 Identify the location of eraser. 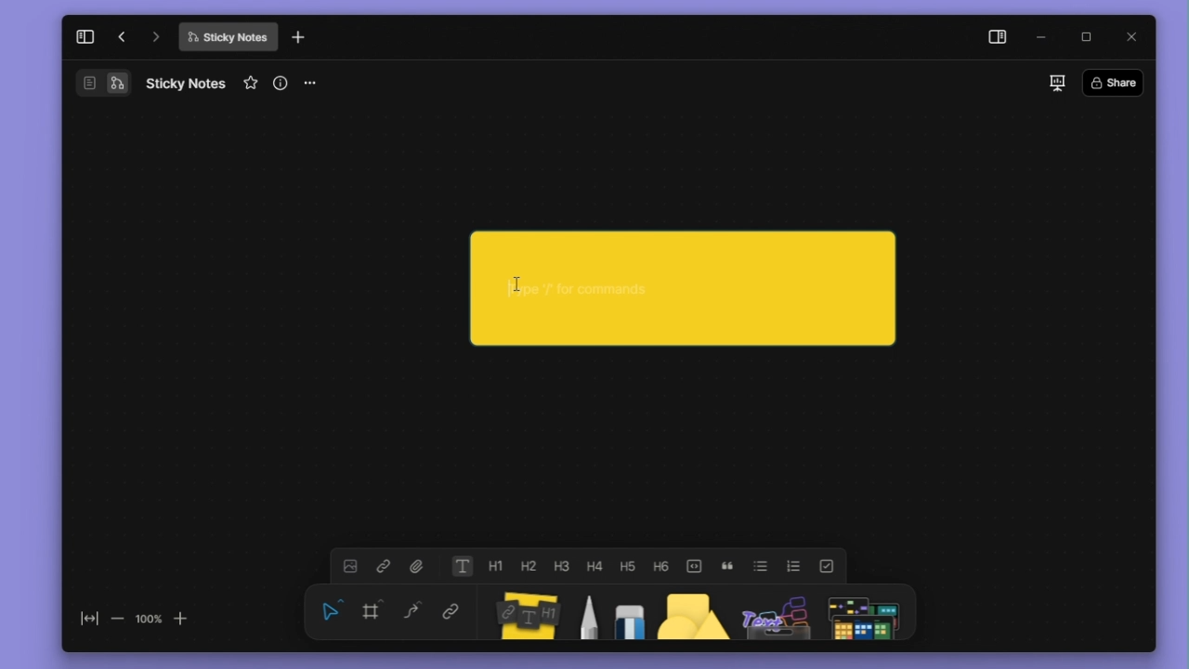
(631, 612).